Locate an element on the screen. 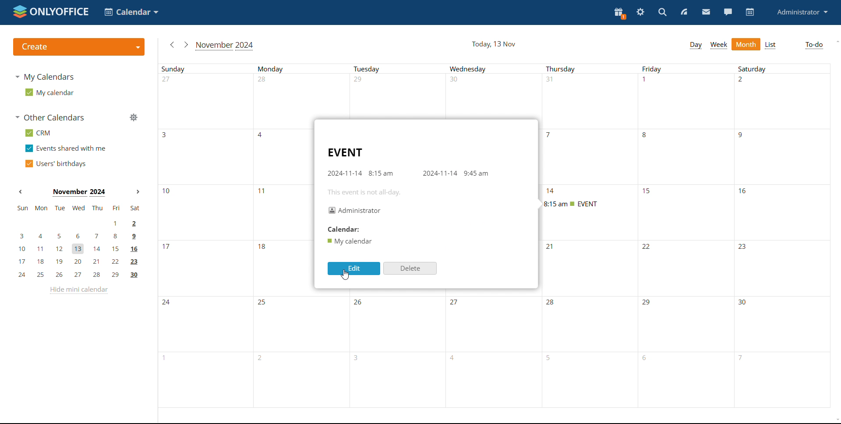 This screenshot has width=841, height=424. unallocated time slots is located at coordinates (686, 152).